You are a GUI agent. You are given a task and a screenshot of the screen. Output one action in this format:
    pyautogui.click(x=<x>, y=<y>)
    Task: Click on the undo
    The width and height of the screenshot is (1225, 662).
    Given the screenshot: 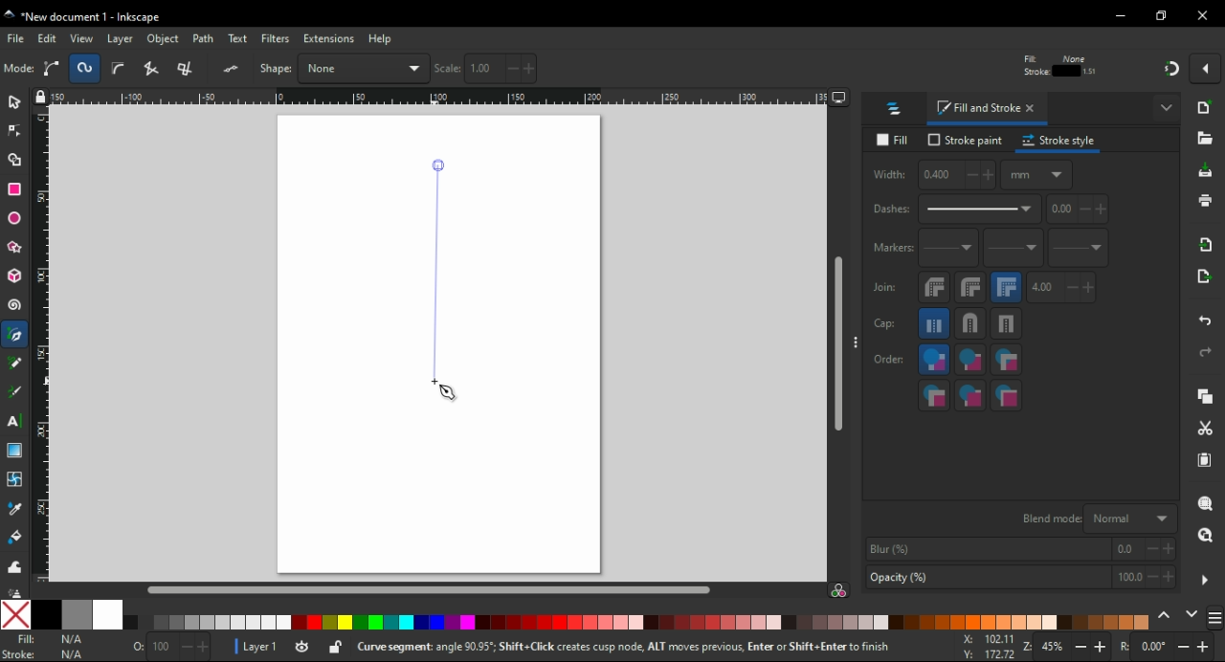 What is the action you would take?
    pyautogui.click(x=1207, y=318)
    